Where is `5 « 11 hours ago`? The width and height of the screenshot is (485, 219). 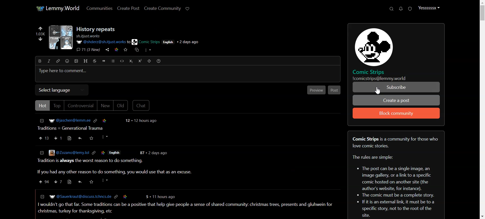 5 « 11 hours ago is located at coordinates (162, 196).